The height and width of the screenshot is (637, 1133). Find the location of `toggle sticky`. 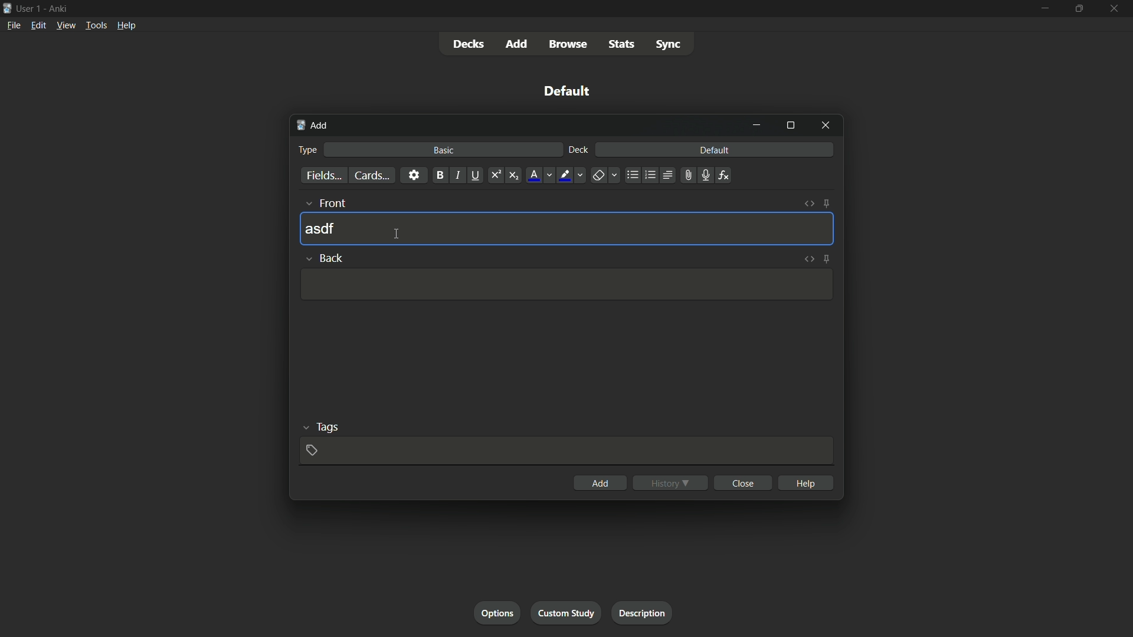

toggle sticky is located at coordinates (826, 258).